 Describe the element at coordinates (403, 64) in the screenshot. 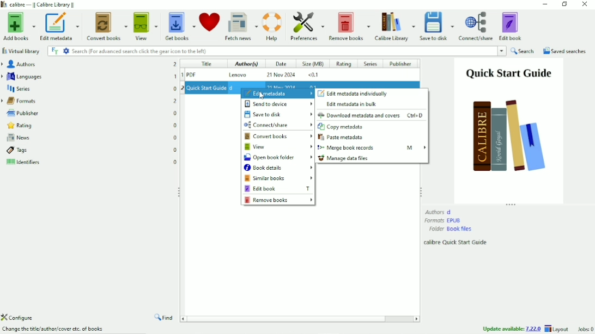

I see `Publisher` at that location.